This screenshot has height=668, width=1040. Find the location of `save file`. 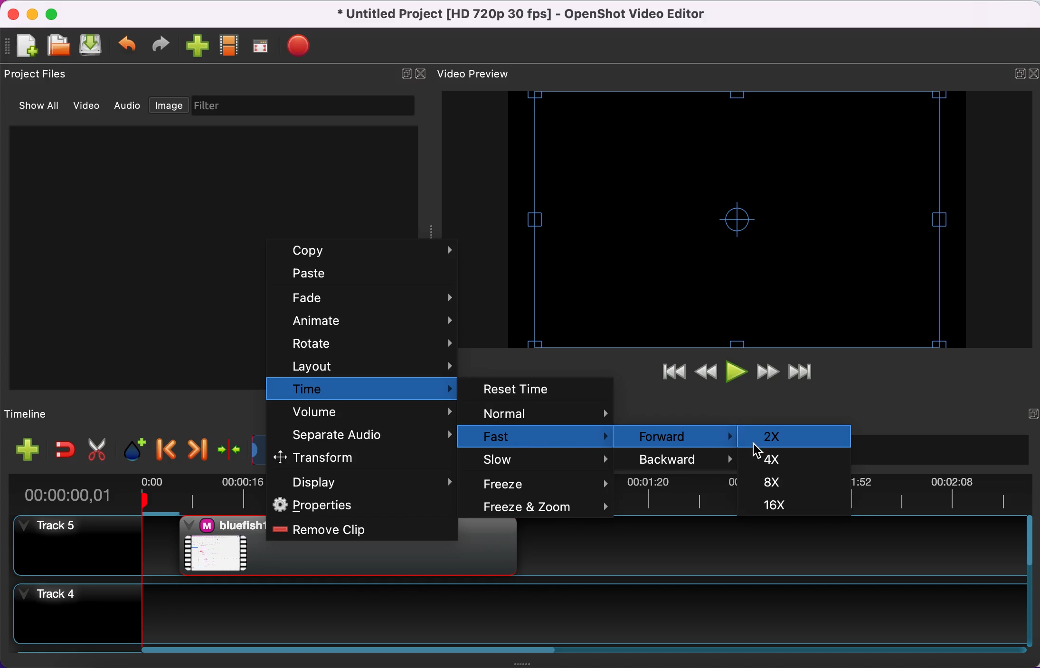

save file is located at coordinates (94, 46).